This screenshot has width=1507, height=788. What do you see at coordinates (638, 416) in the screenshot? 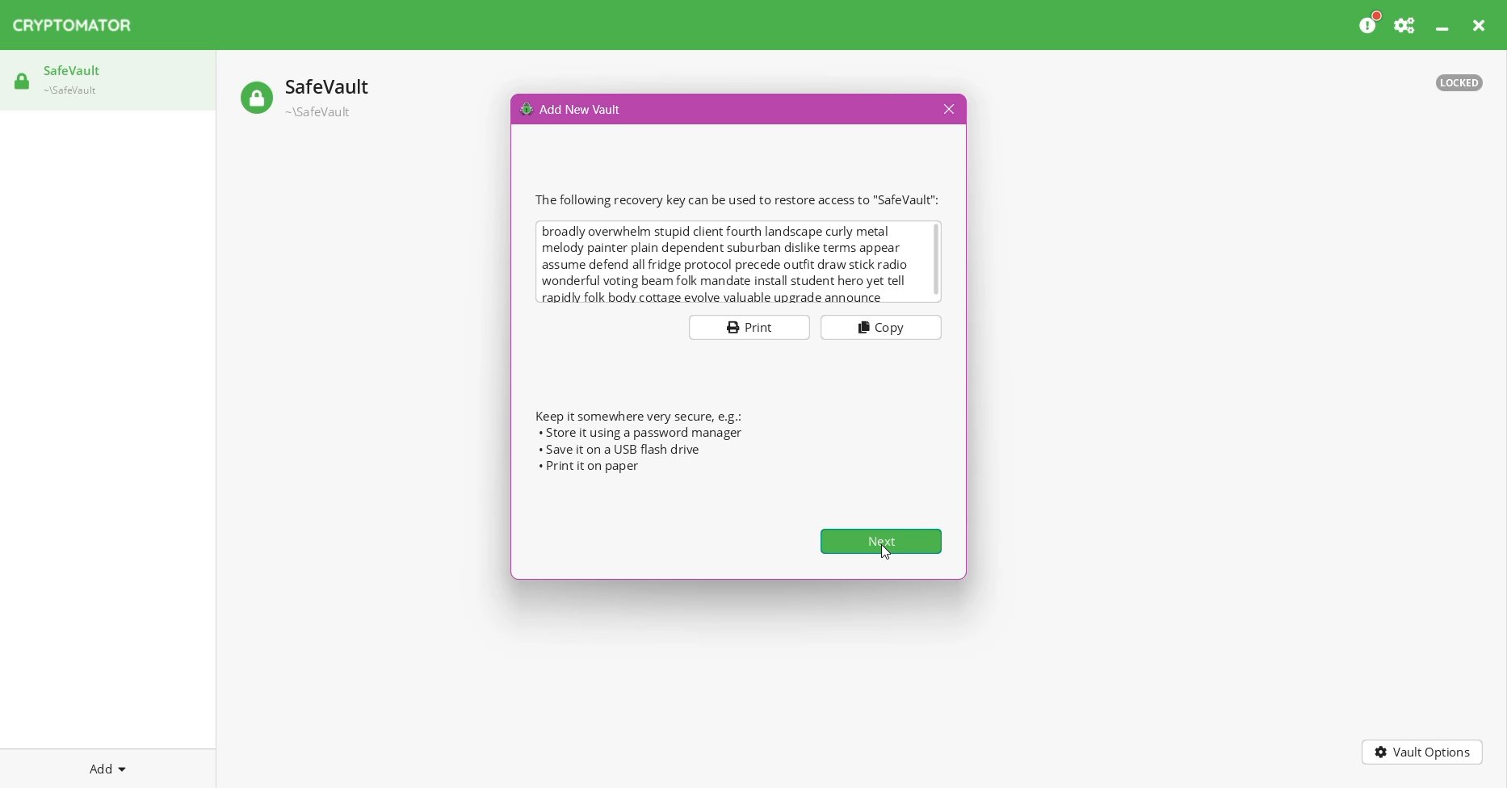
I see `Keep it somewhere very secure` at bounding box center [638, 416].